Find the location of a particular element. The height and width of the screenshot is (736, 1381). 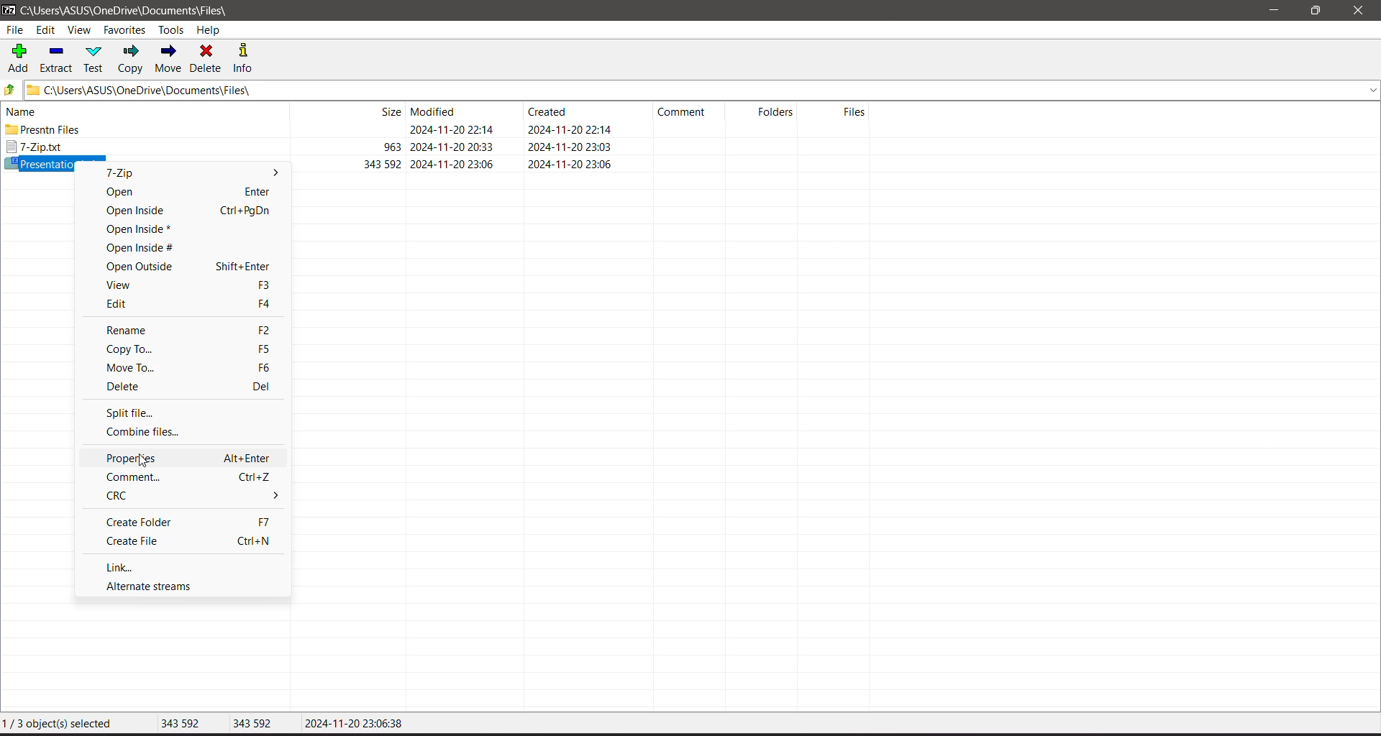

Open is located at coordinates (179, 193).